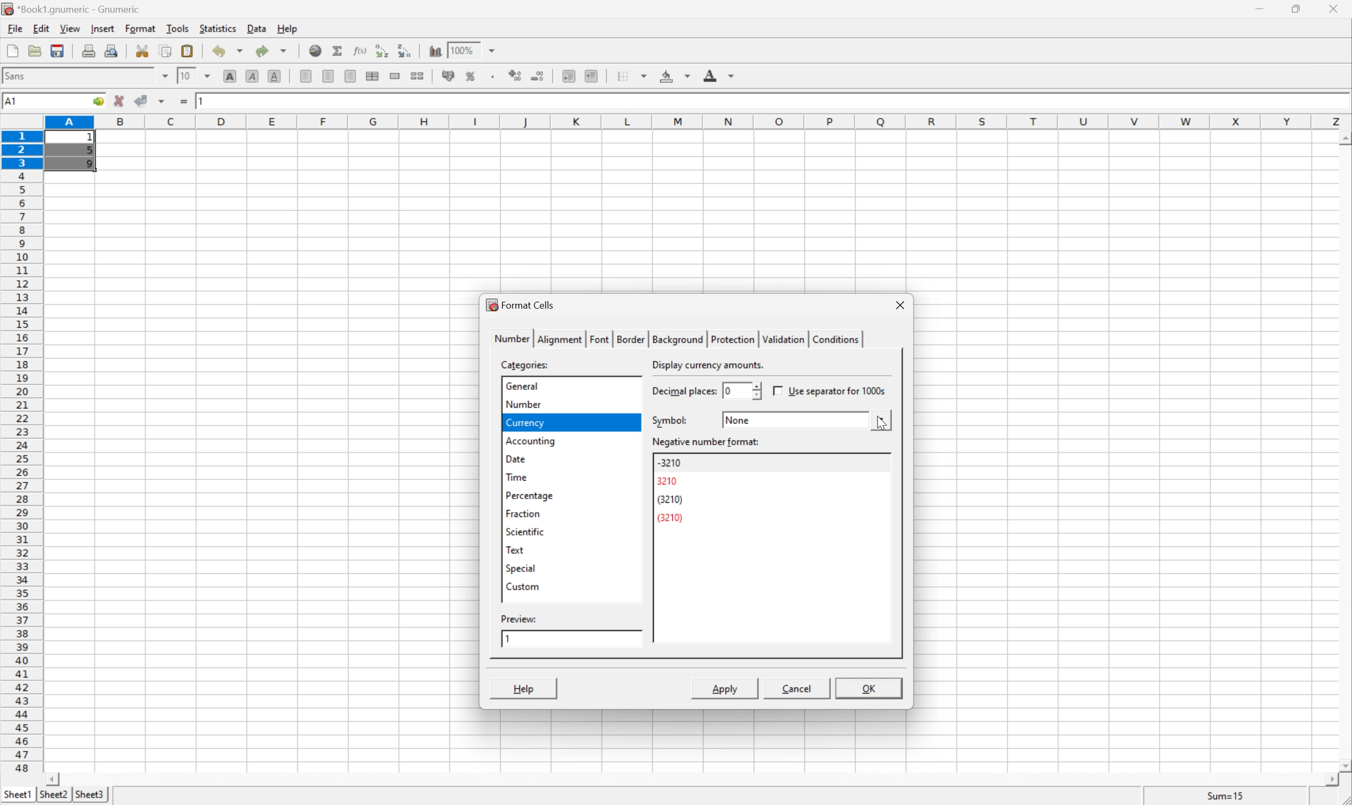 This screenshot has height=805, width=1352. What do you see at coordinates (747, 365) in the screenshot?
I see `select an appropriate format automatically.` at bounding box center [747, 365].